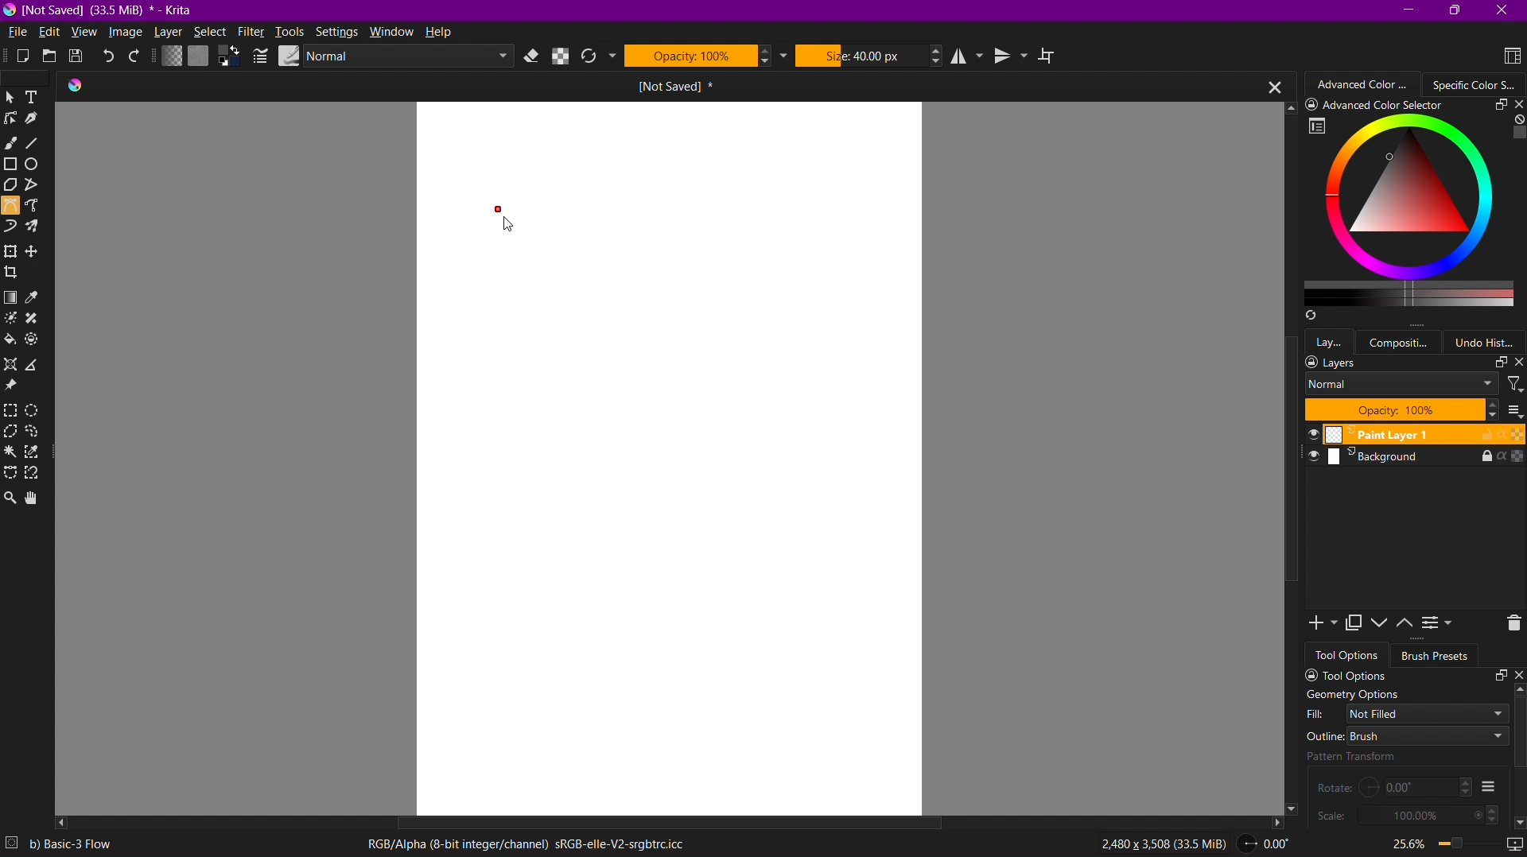  What do you see at coordinates (1428, 843) in the screenshot?
I see `Zoom` at bounding box center [1428, 843].